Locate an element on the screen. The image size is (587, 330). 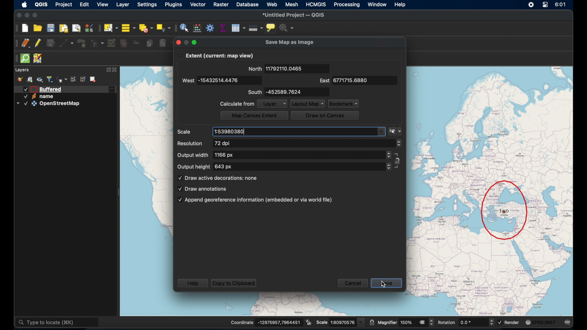
layers is located at coordinates (22, 70).